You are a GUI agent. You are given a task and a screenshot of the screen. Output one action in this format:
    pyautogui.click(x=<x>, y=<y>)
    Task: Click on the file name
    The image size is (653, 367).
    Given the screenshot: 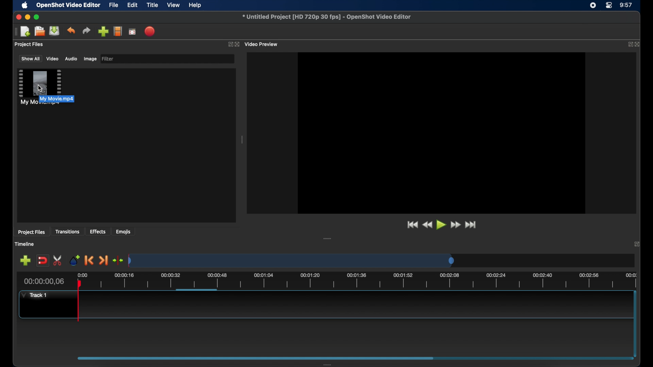 What is the action you would take?
    pyautogui.click(x=327, y=17)
    